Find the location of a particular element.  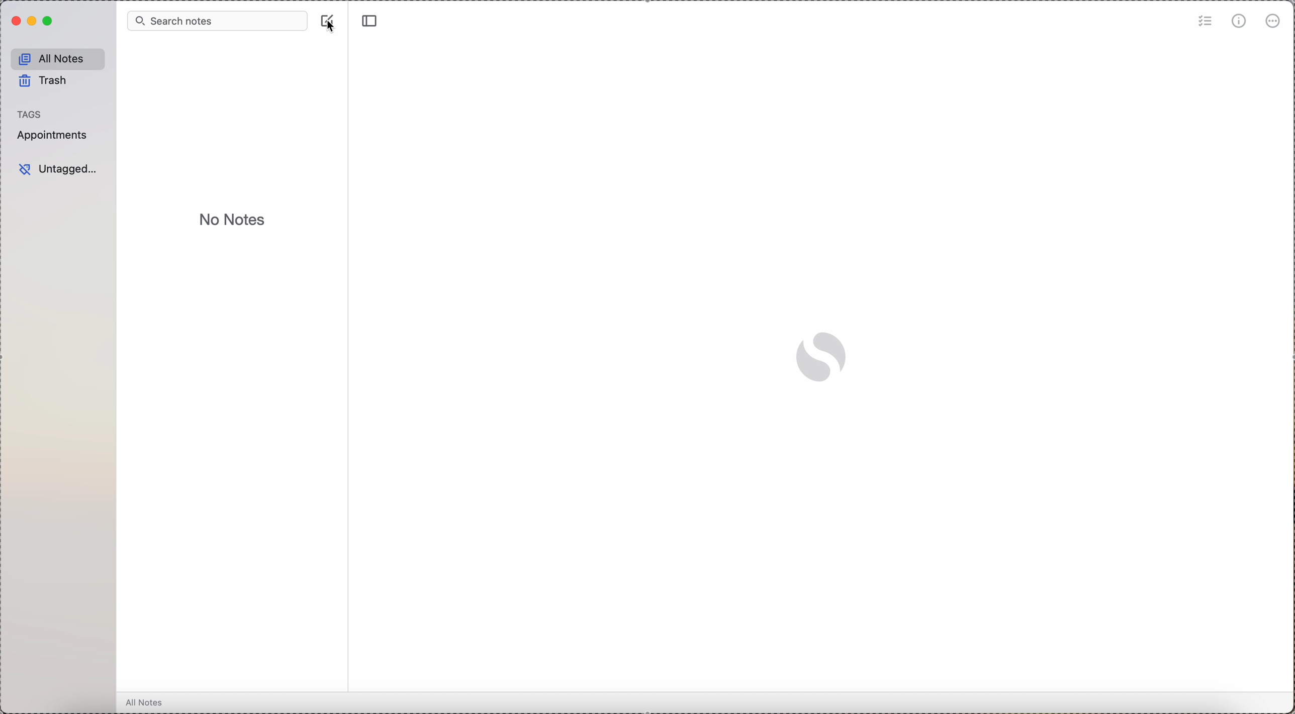

appointments is located at coordinates (55, 136).